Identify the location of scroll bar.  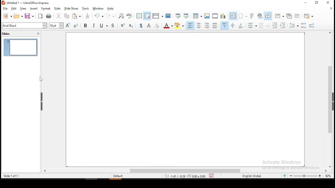
(332, 99).